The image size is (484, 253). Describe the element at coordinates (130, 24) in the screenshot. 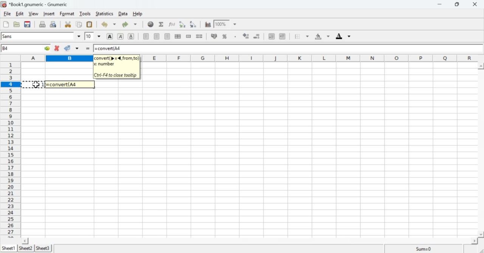

I see `Redo` at that location.